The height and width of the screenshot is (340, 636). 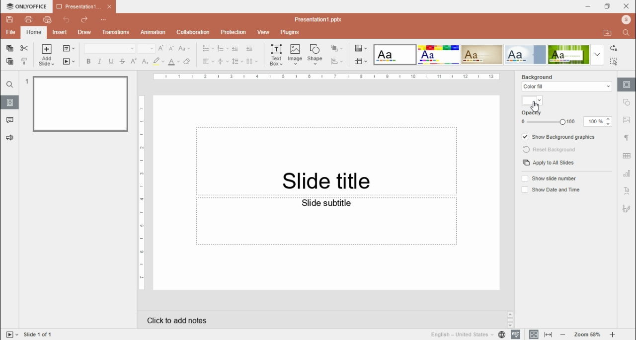 I want to click on scale, so click(x=324, y=77).